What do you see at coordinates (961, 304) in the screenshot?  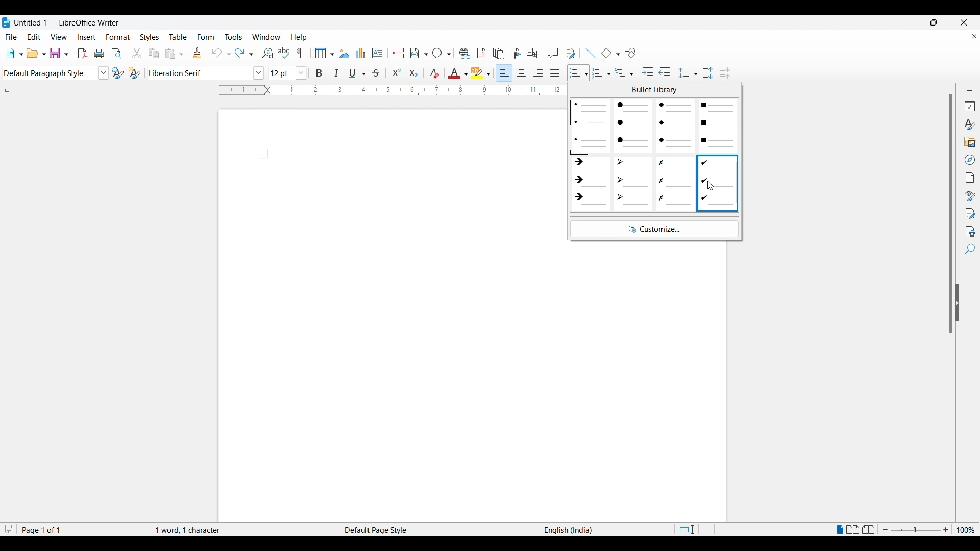 I see `collapse` at bounding box center [961, 304].